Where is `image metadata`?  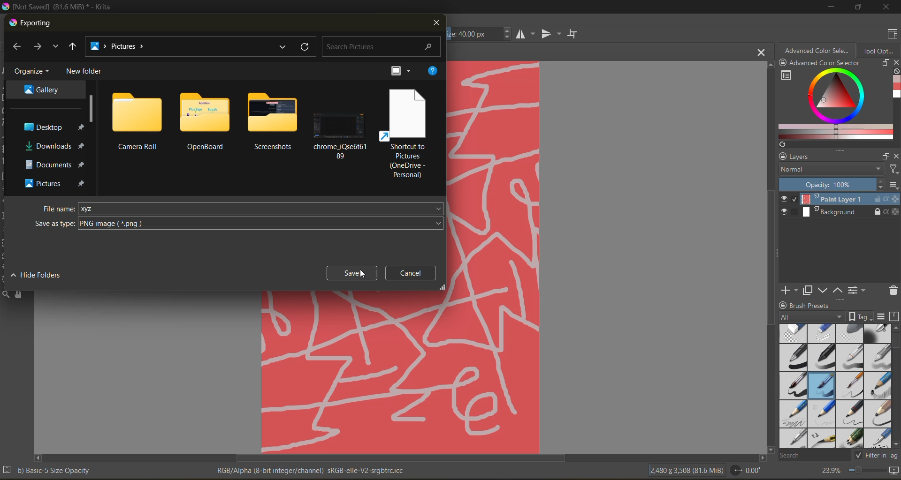
image metadata is located at coordinates (686, 469).